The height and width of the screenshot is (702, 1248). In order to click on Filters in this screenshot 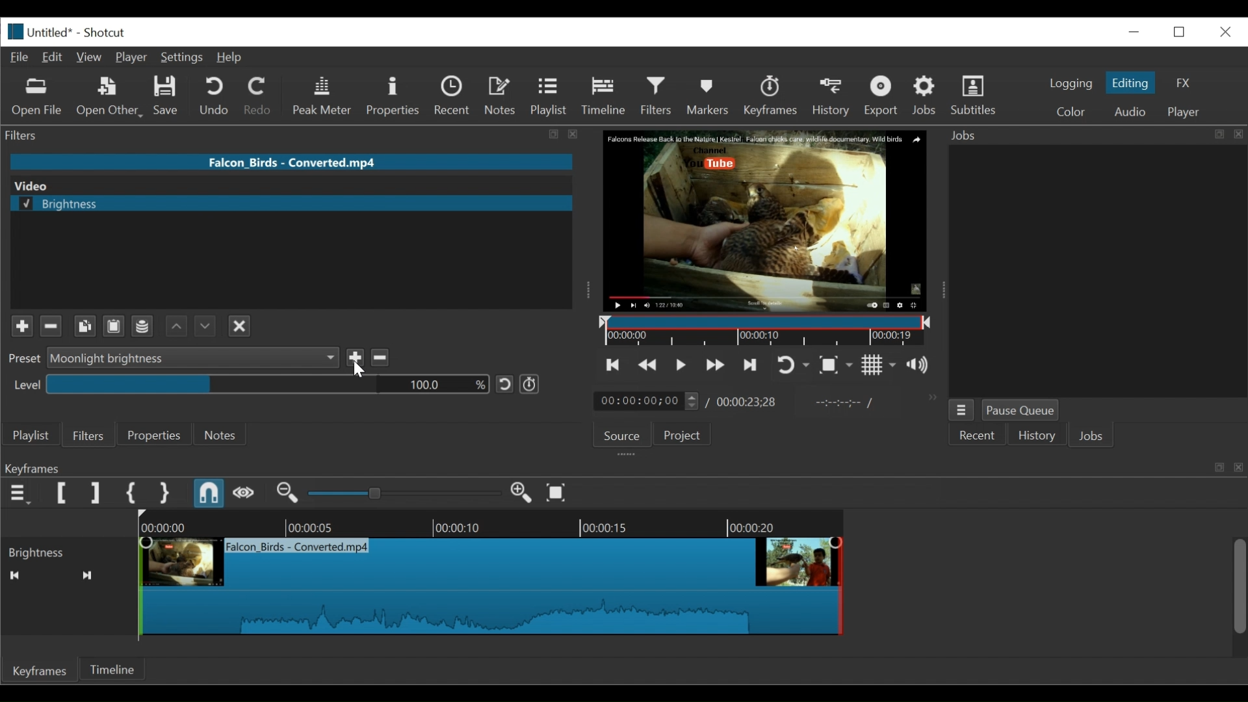, I will do `click(90, 434)`.